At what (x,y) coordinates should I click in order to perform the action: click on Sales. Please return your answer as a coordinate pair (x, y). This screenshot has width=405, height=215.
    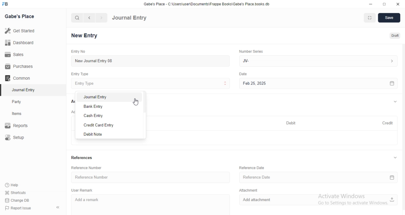
    Looking at the image, I should click on (18, 55).